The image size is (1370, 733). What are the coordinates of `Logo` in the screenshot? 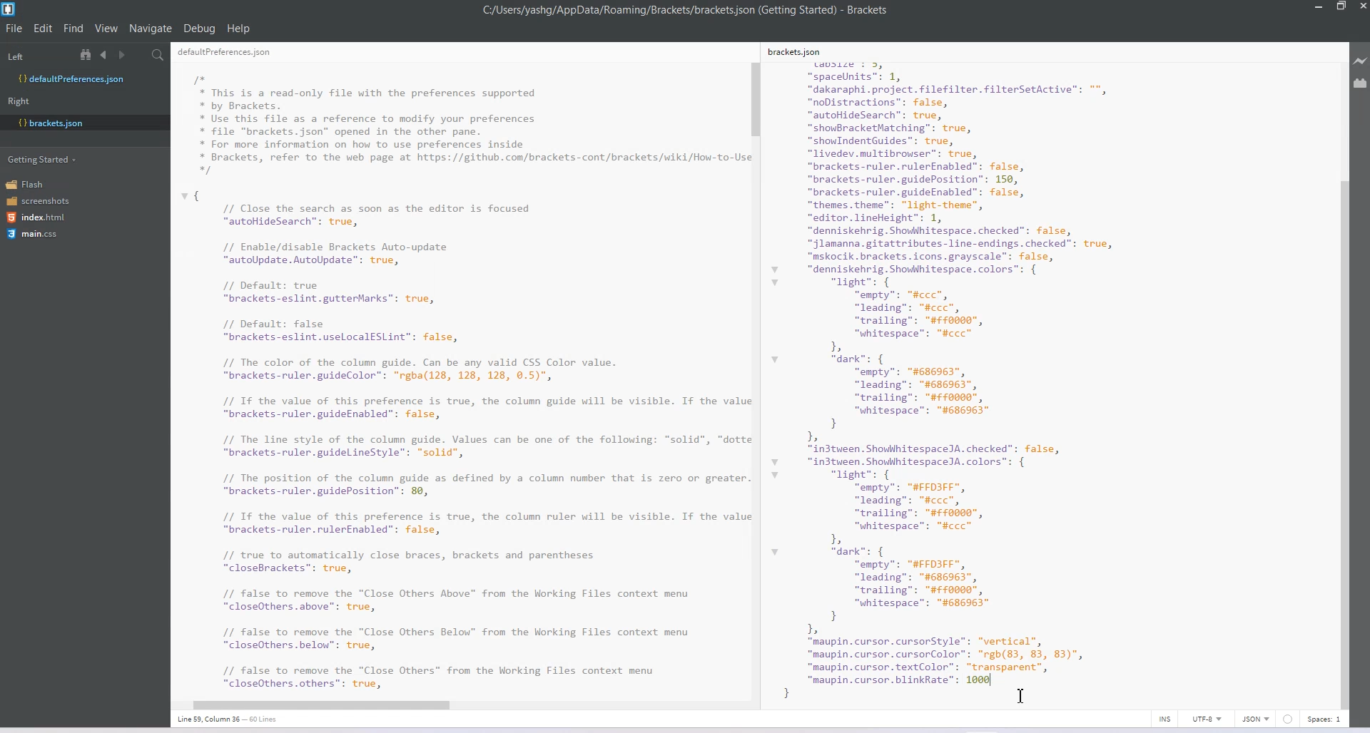 It's located at (10, 9).